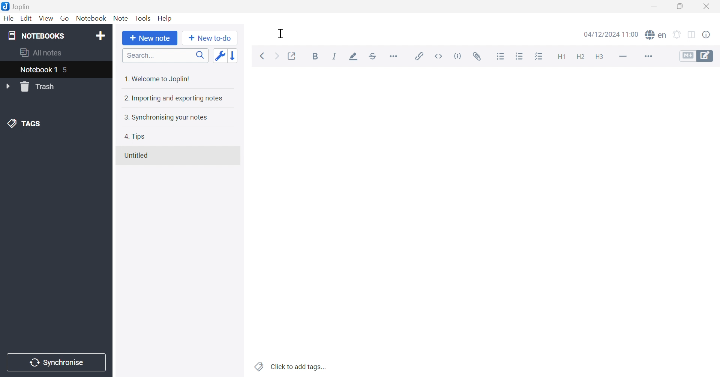 This screenshot has height=377, width=720. I want to click on Toggle editors, so click(697, 56).